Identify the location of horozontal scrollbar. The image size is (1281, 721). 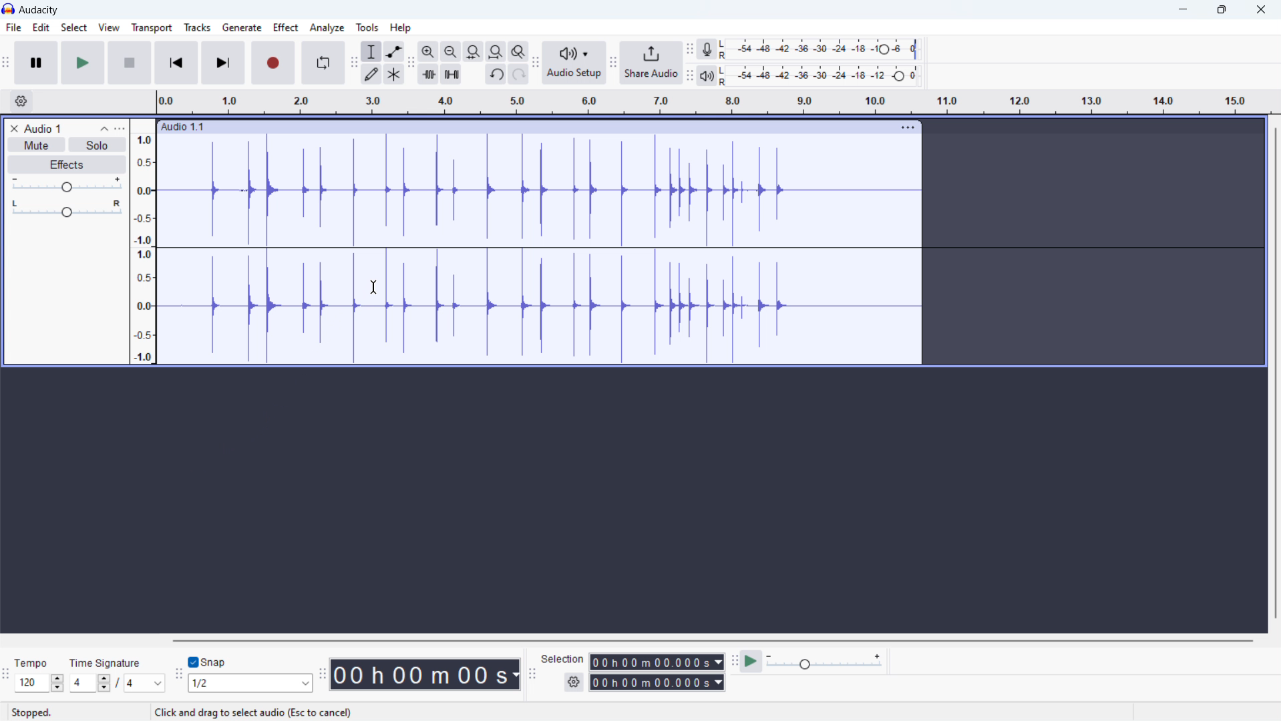
(711, 640).